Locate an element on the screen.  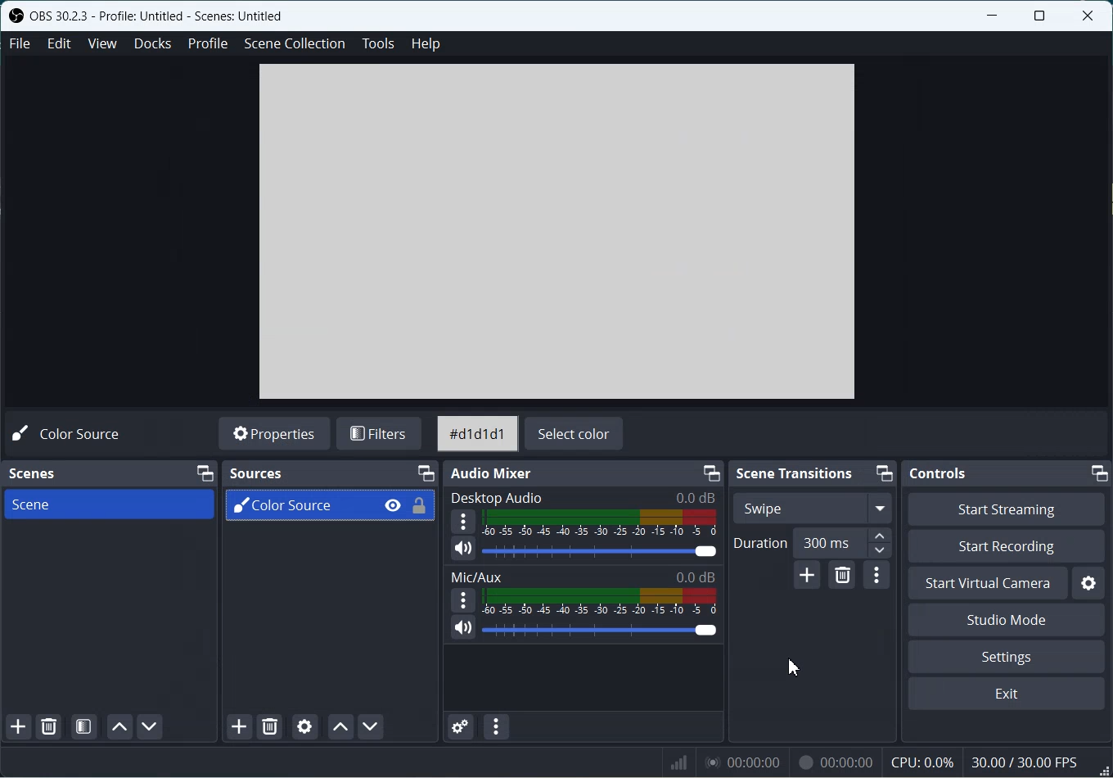
Minimize is located at coordinates (713, 473).